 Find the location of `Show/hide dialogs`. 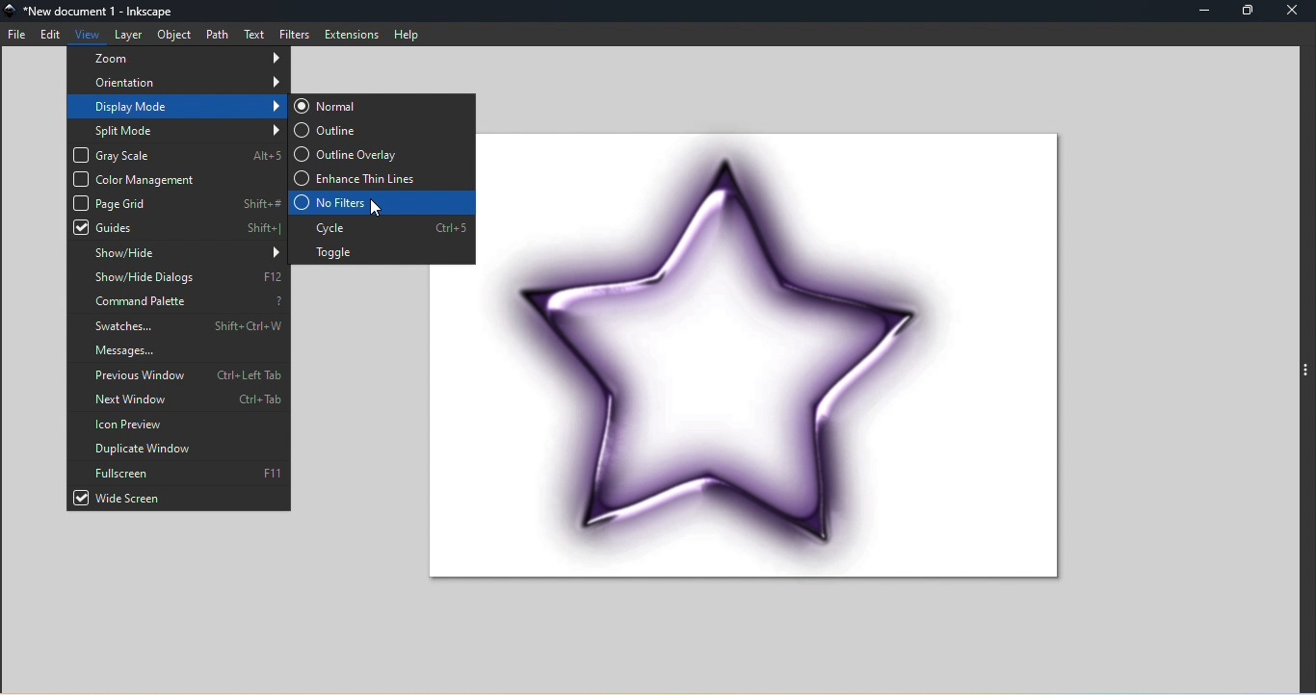

Show/hide dialogs is located at coordinates (178, 277).